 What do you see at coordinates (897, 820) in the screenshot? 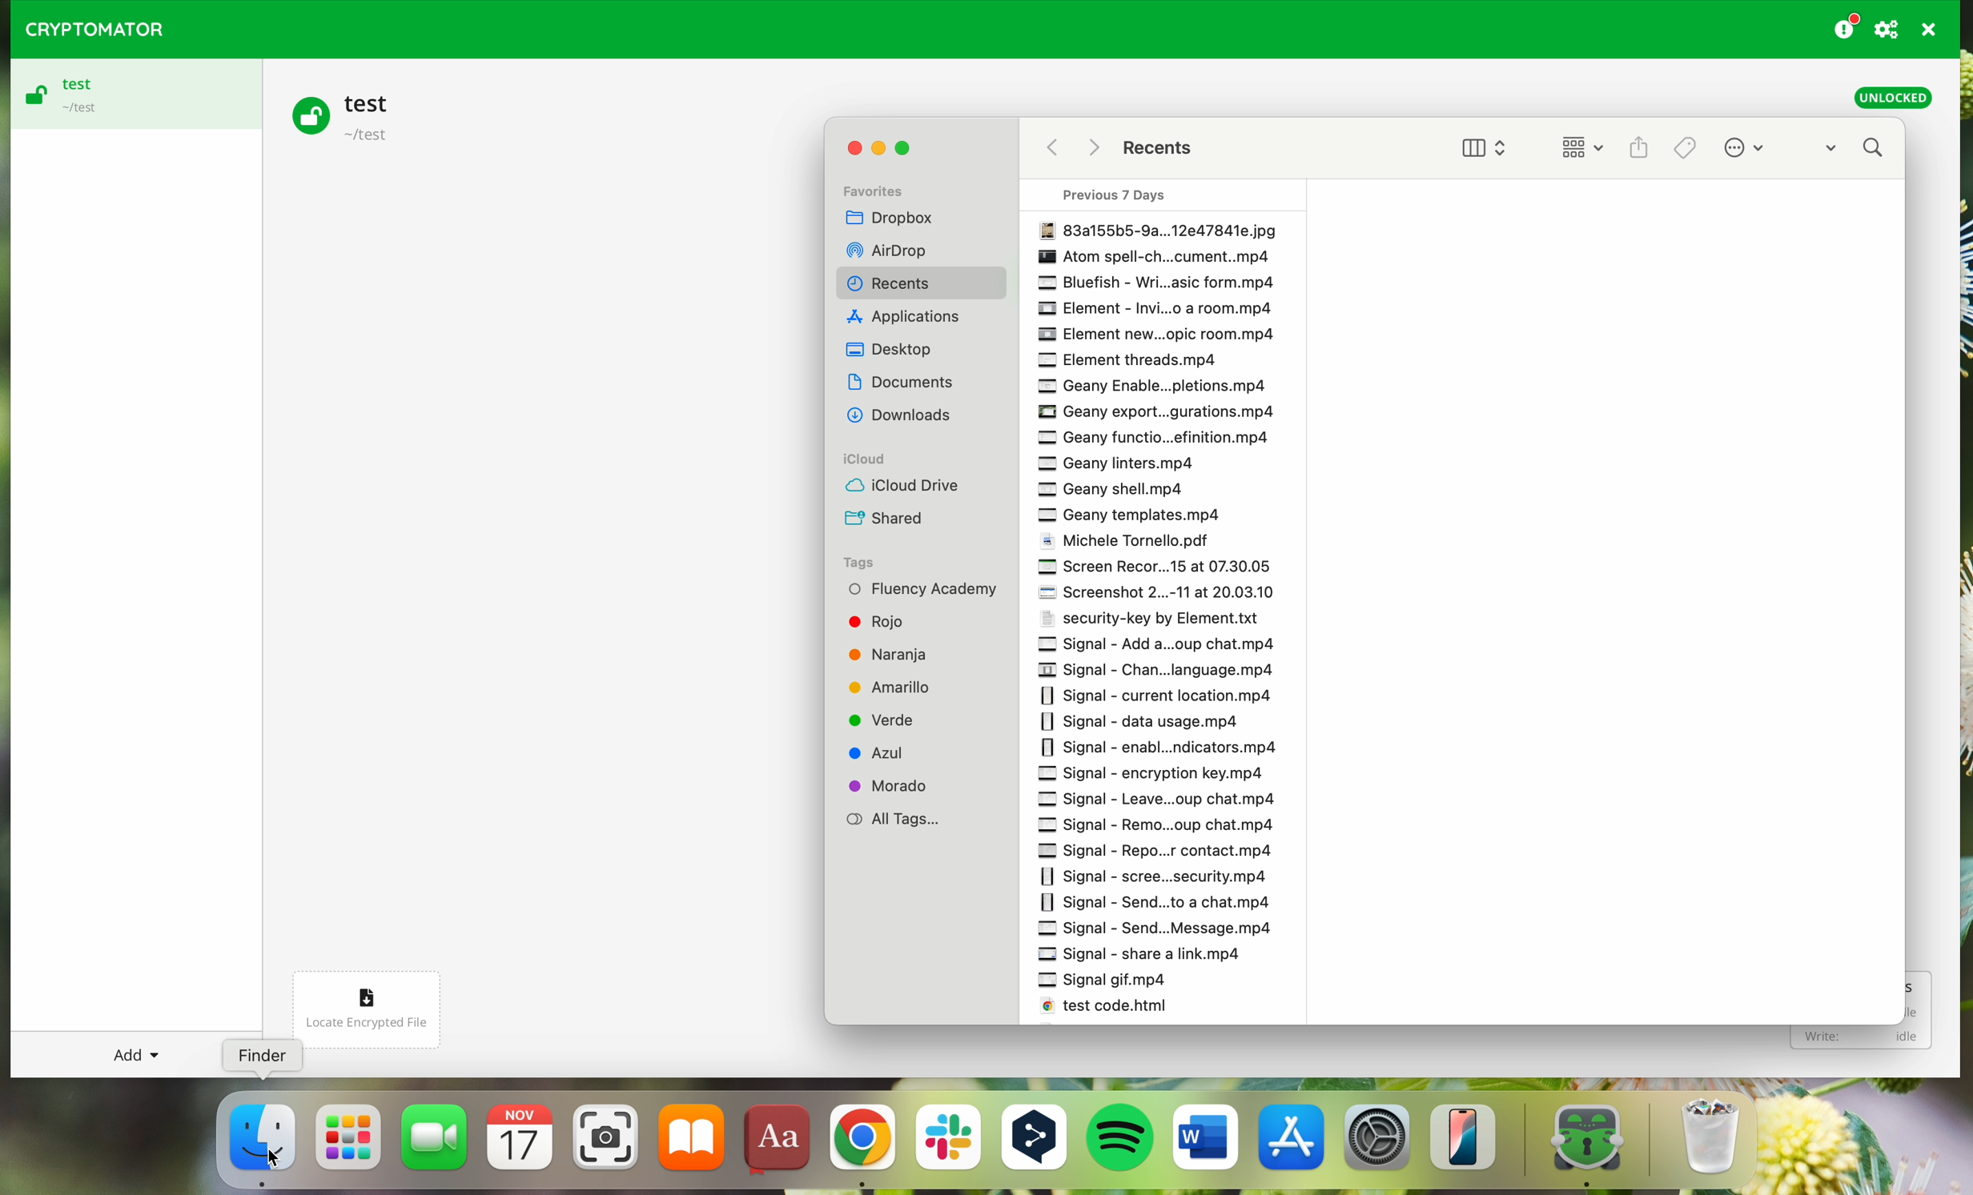
I see `All Tags` at bounding box center [897, 820].